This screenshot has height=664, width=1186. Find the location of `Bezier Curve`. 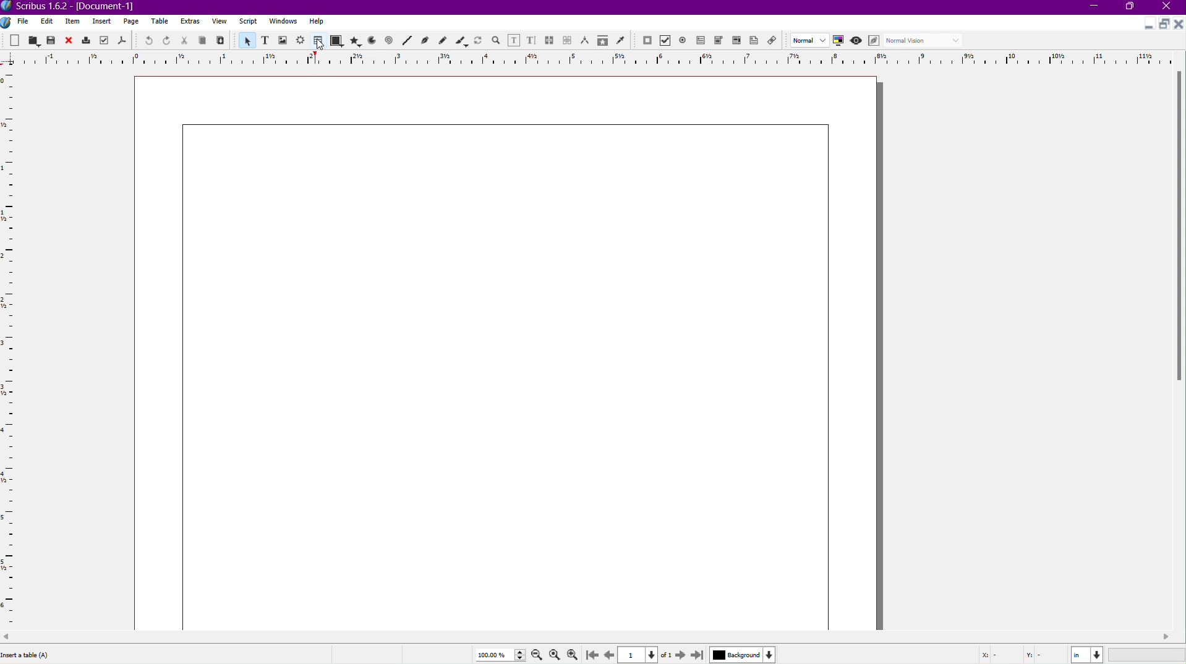

Bezier Curve is located at coordinates (425, 41).